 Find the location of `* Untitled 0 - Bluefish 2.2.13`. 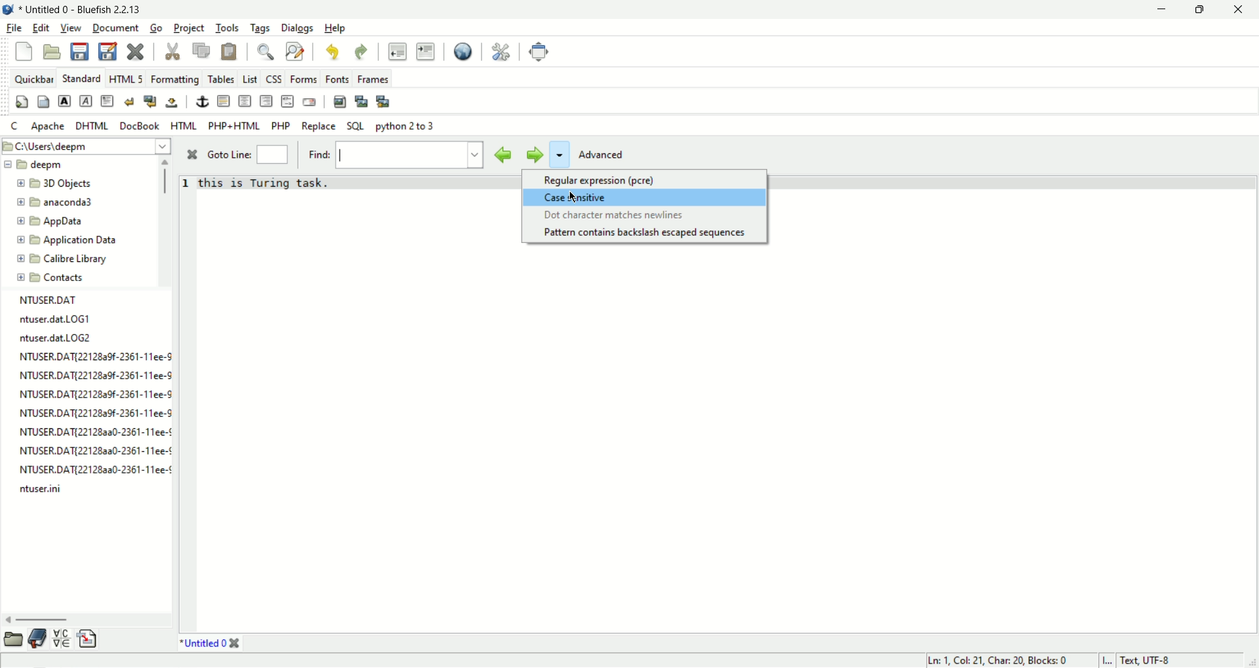

* Untitled 0 - Bluefish 2.2.13 is located at coordinates (89, 8).